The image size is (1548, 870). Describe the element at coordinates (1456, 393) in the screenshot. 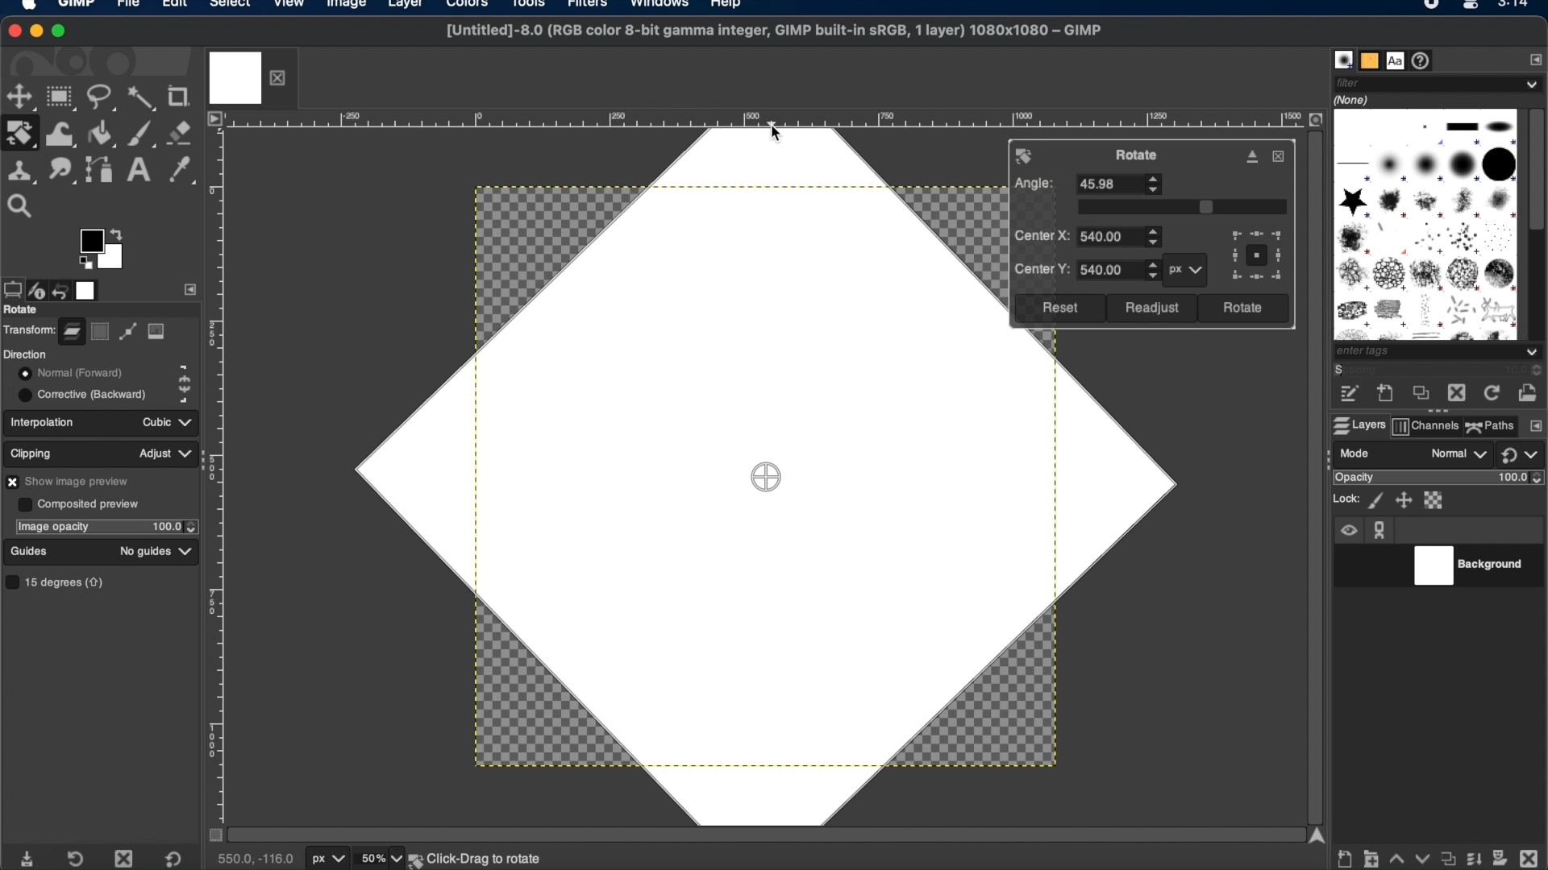

I see `delete this brush` at that location.